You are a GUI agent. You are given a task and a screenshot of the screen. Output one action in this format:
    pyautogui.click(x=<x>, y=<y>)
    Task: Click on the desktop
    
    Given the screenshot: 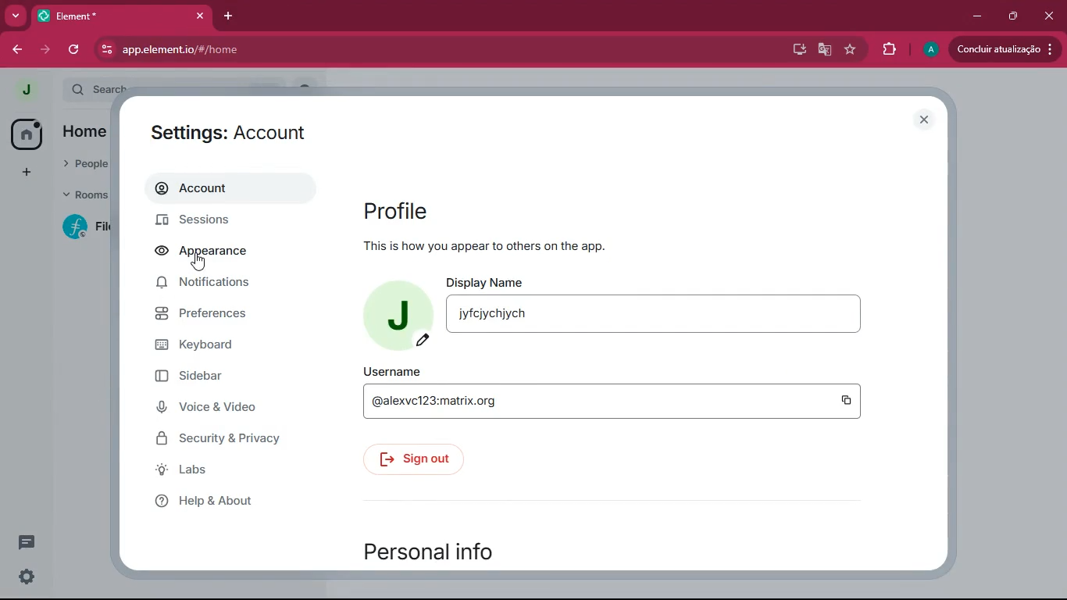 What is the action you would take?
    pyautogui.click(x=796, y=48)
    